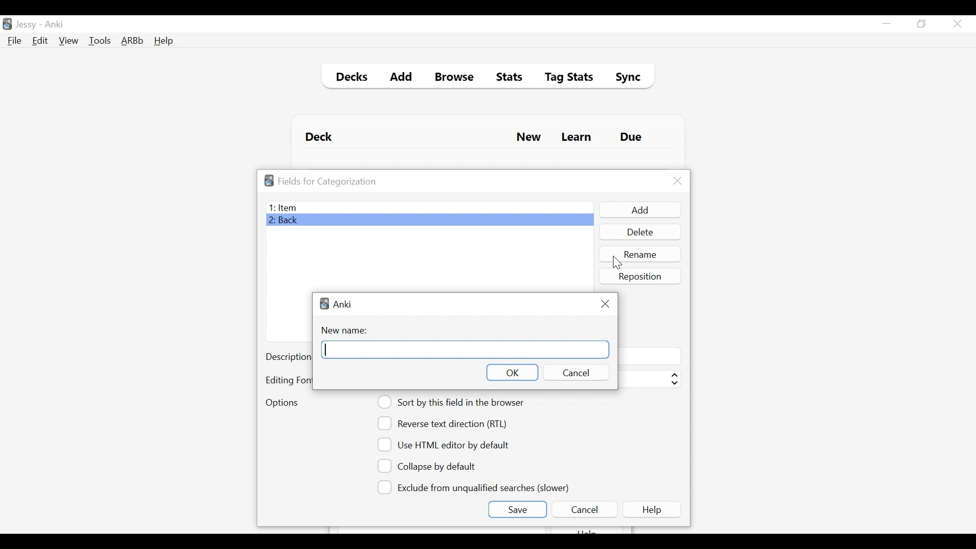  Describe the element at coordinates (529, 138) in the screenshot. I see `New` at that location.